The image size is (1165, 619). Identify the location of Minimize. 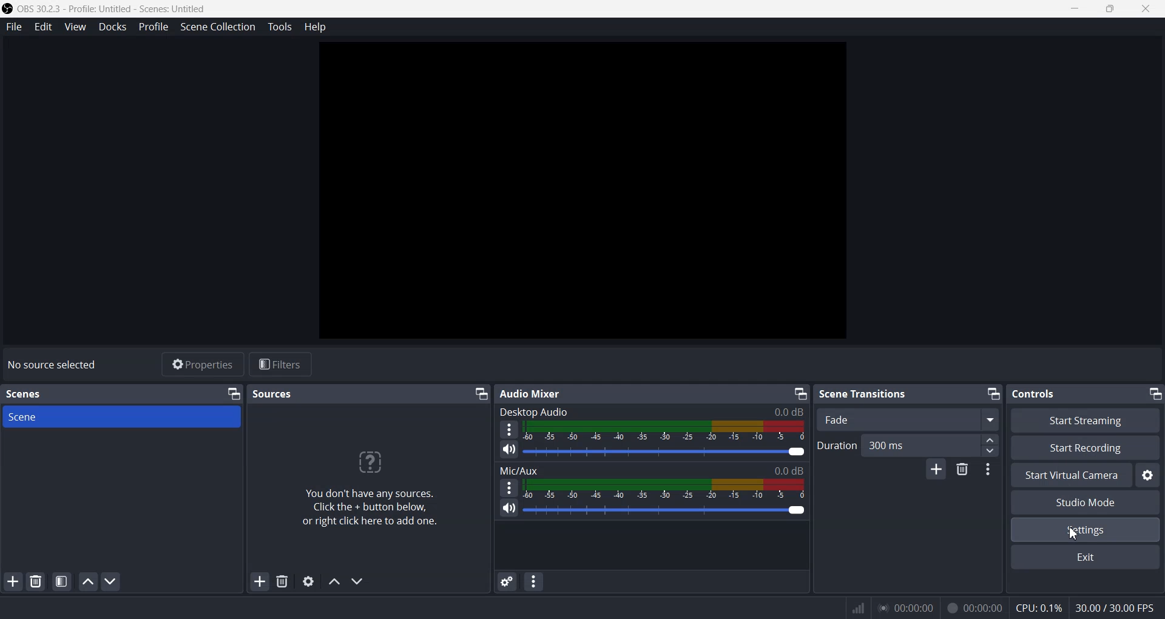
(481, 394).